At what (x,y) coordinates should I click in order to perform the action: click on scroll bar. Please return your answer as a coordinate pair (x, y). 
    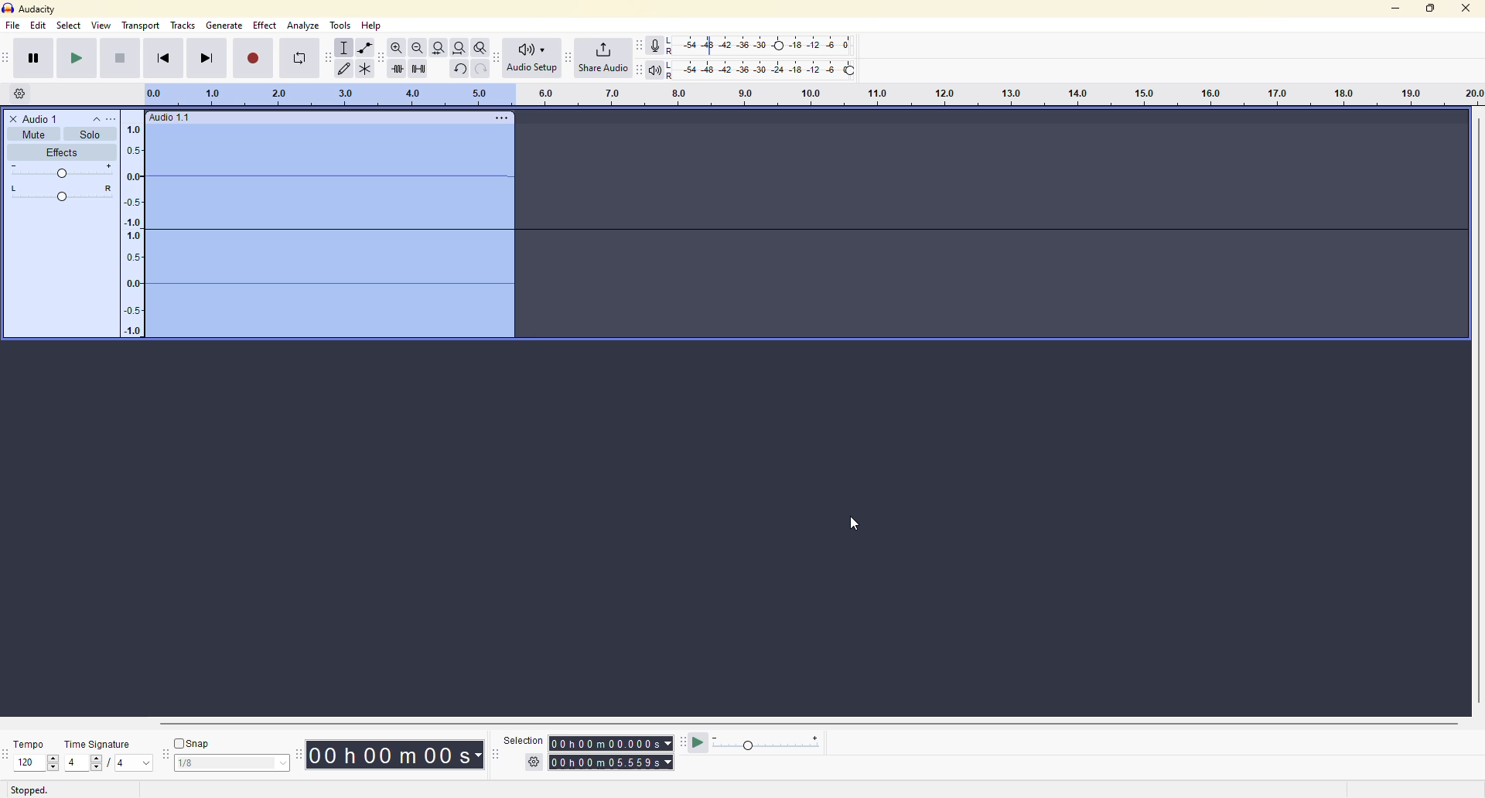
    Looking at the image, I should click on (1475, 412).